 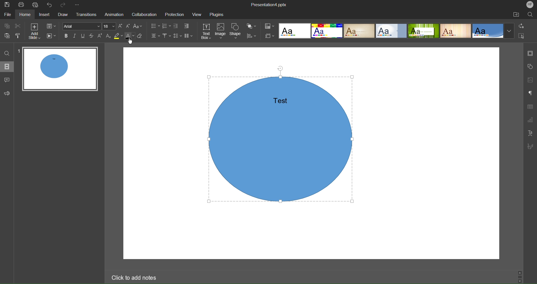 I want to click on Scroll up, so click(x=520, y=271).